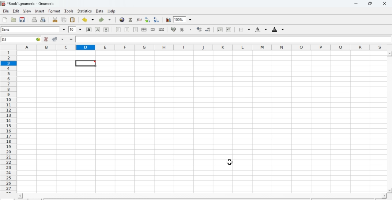  I want to click on Graph, so click(168, 19).